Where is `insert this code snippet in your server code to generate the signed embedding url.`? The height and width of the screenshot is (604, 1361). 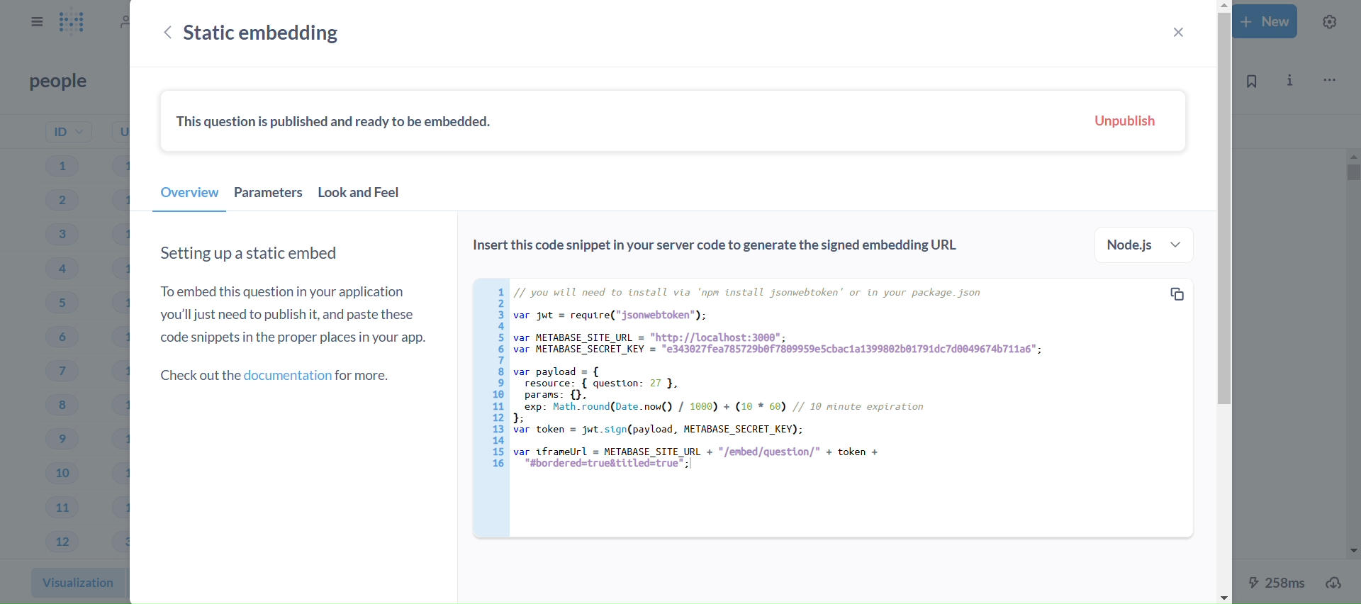
insert this code snippet in your server code to generate the signed embedding url. is located at coordinates (717, 247).